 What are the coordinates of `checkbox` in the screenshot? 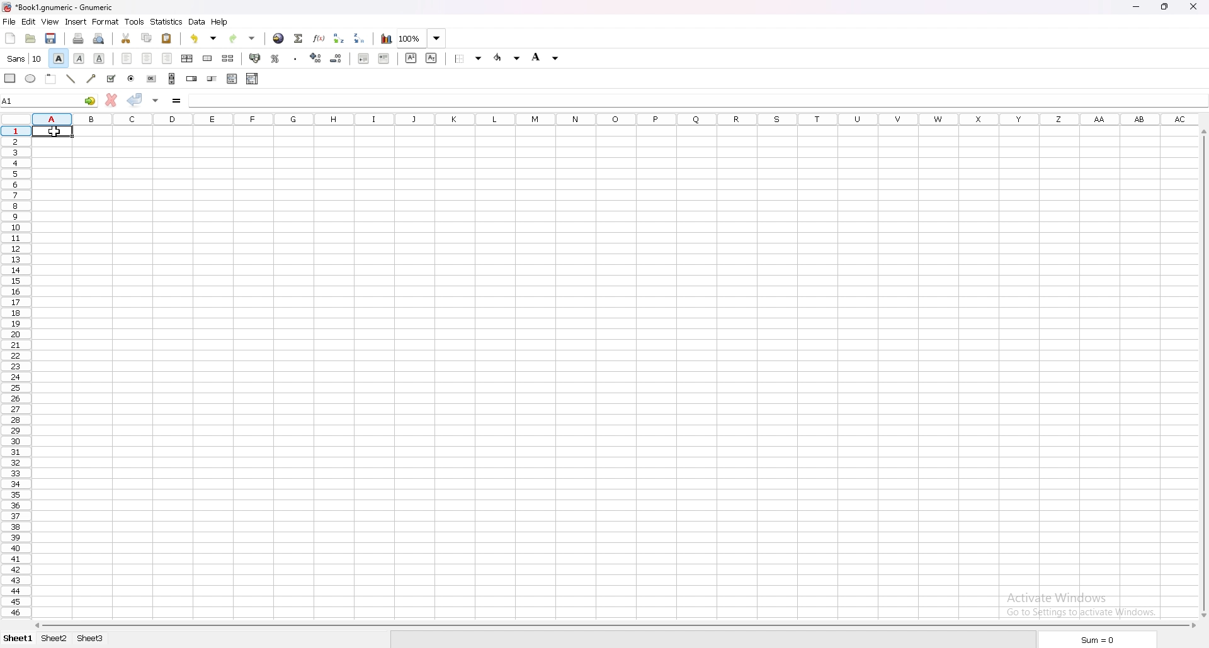 It's located at (112, 78).